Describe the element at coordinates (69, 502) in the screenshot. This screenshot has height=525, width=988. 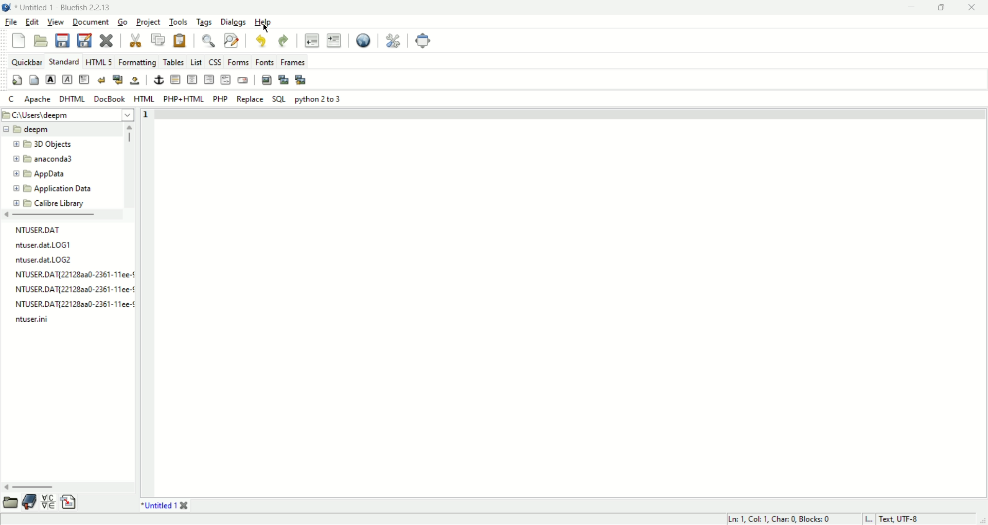
I see `snippets` at that location.